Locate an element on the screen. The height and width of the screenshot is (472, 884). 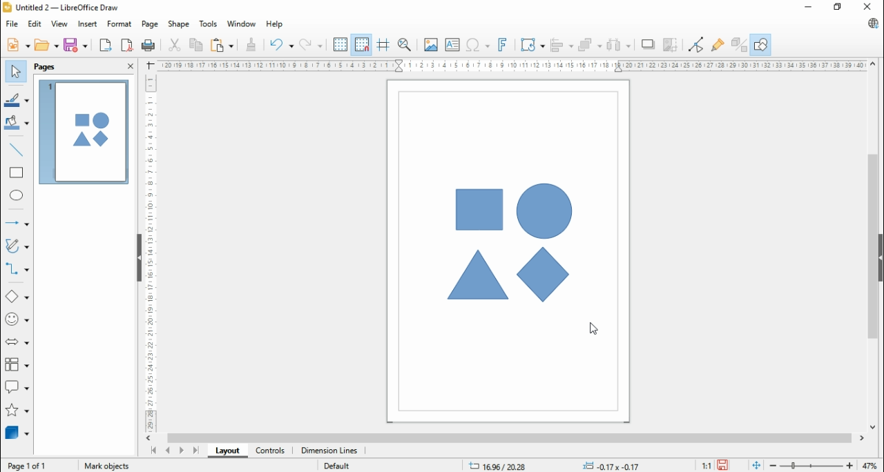
window is located at coordinates (242, 23).